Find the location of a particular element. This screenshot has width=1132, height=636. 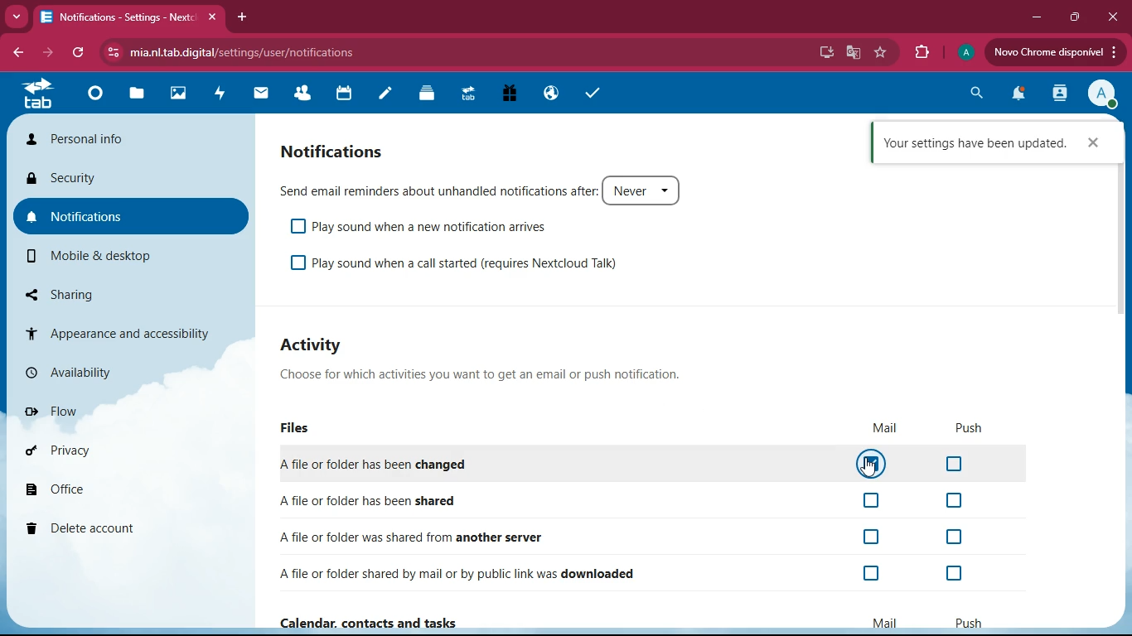

availability is located at coordinates (93, 371).